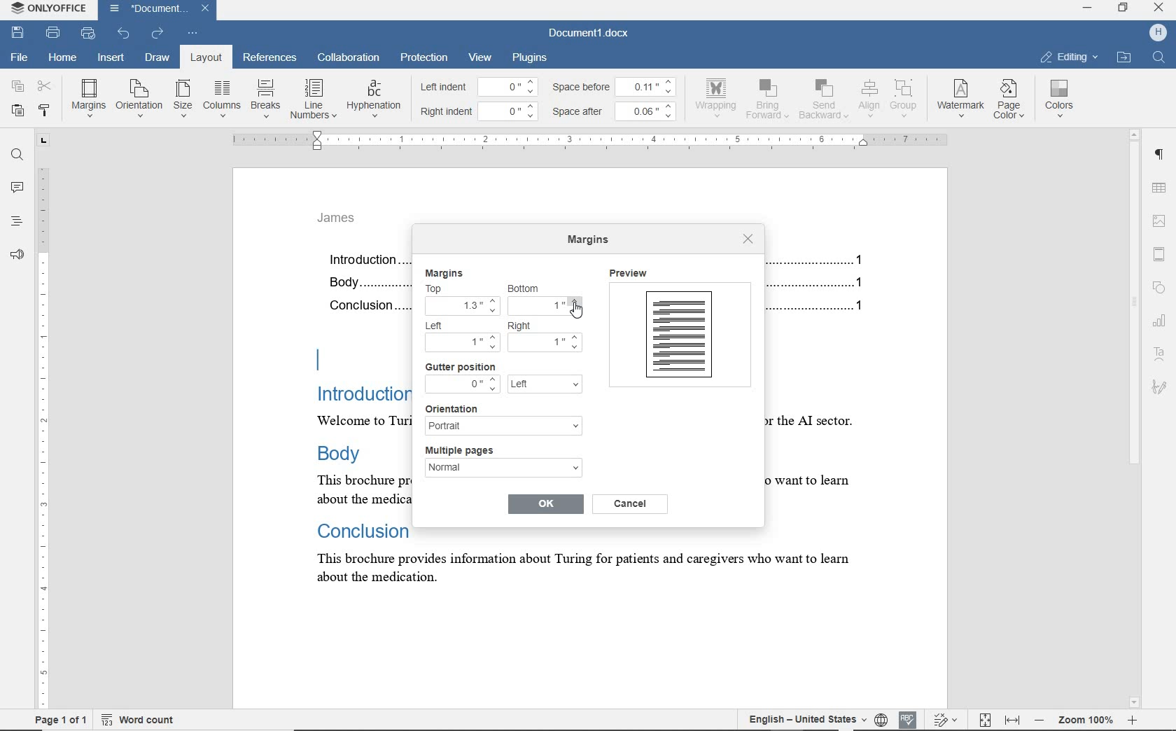 This screenshot has height=731, width=1176. What do you see at coordinates (769, 102) in the screenshot?
I see `bring forward` at bounding box center [769, 102].